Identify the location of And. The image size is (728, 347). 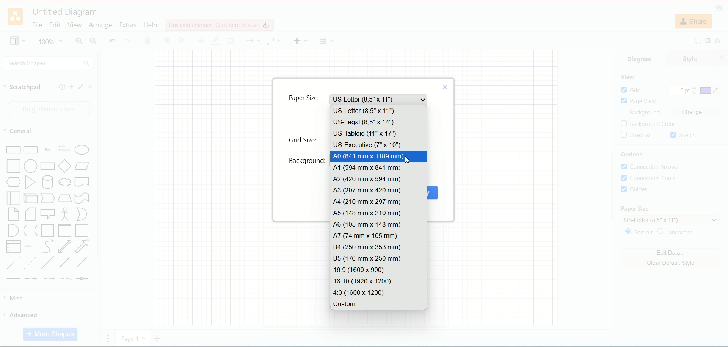
(12, 230).